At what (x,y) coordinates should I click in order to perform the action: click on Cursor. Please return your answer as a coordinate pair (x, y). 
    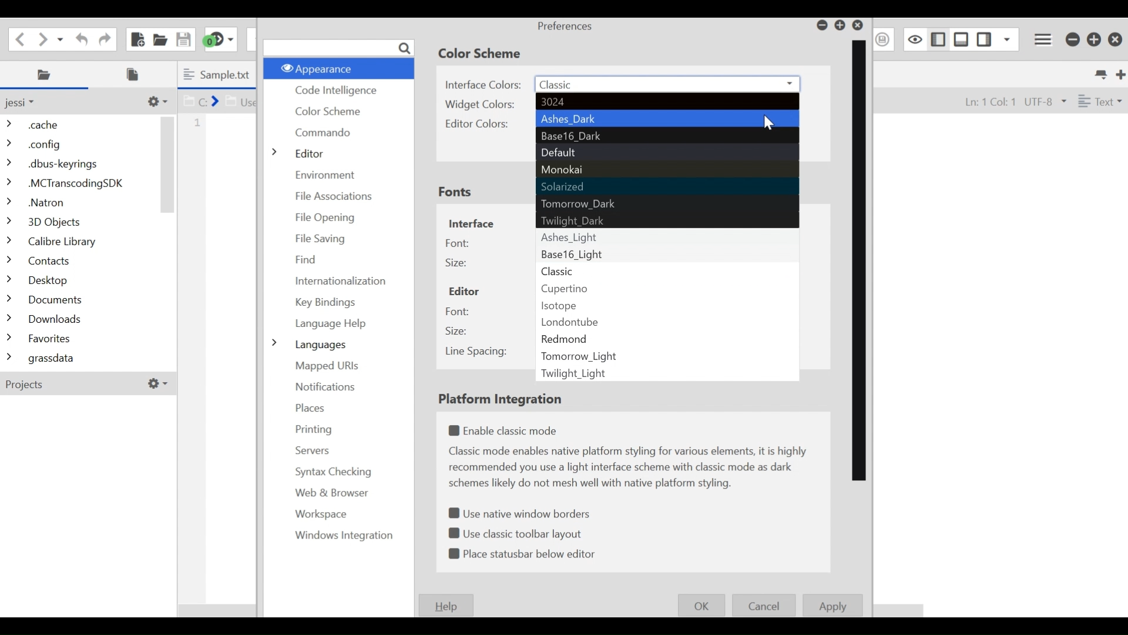
    Looking at the image, I should click on (774, 125).